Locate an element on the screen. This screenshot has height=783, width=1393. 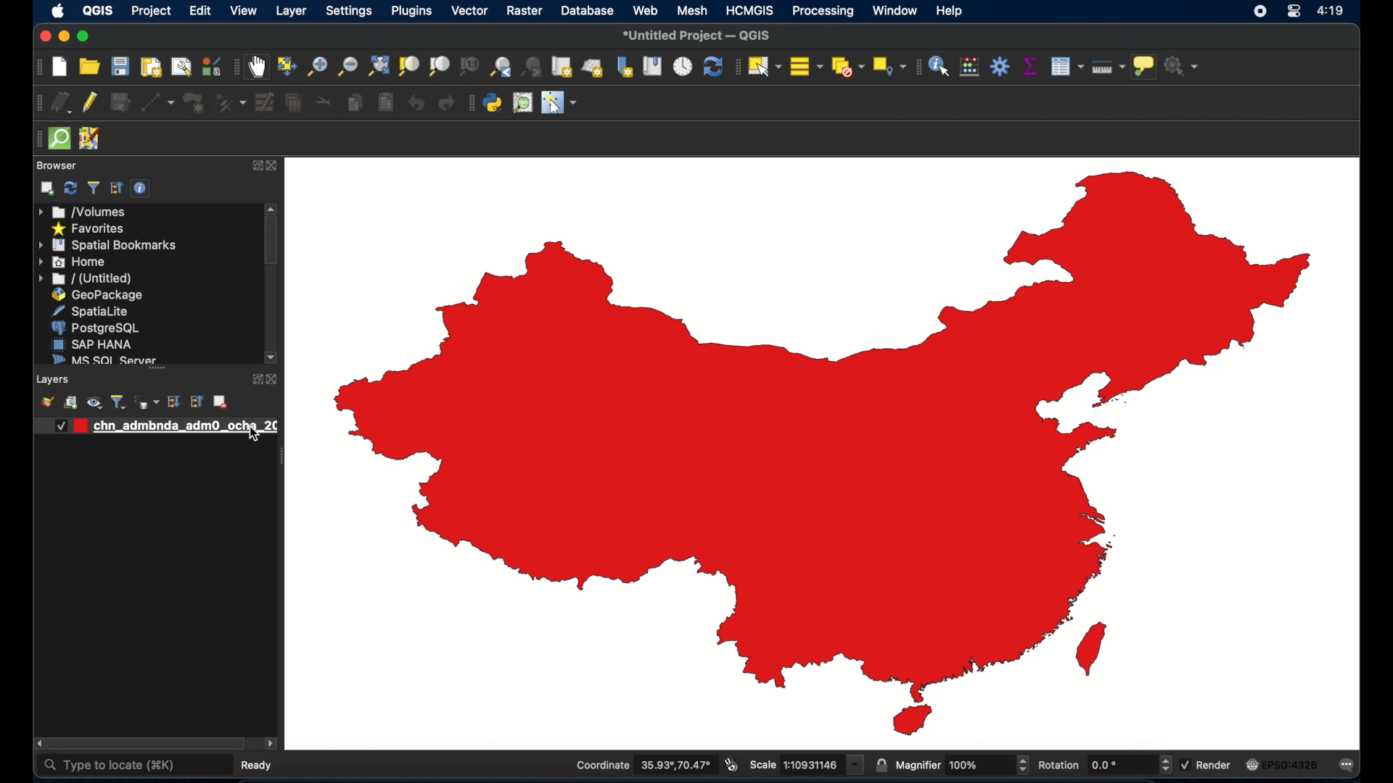
minimize  is located at coordinates (62, 37).